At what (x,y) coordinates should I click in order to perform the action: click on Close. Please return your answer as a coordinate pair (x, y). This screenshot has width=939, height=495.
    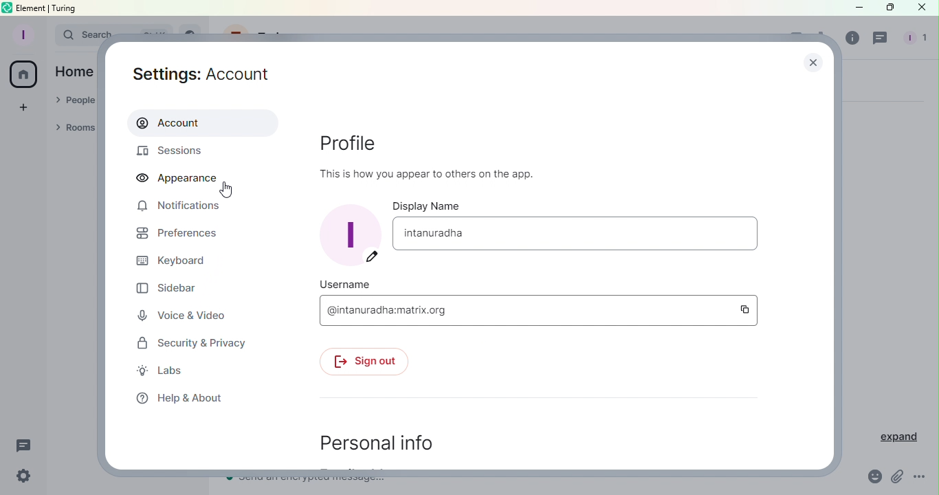
    Looking at the image, I should click on (814, 62).